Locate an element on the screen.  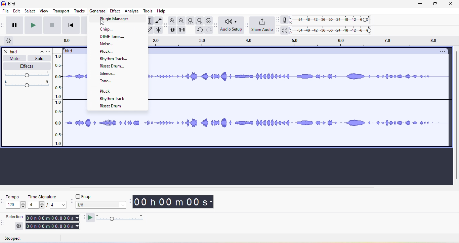
bird is located at coordinates (69, 51).